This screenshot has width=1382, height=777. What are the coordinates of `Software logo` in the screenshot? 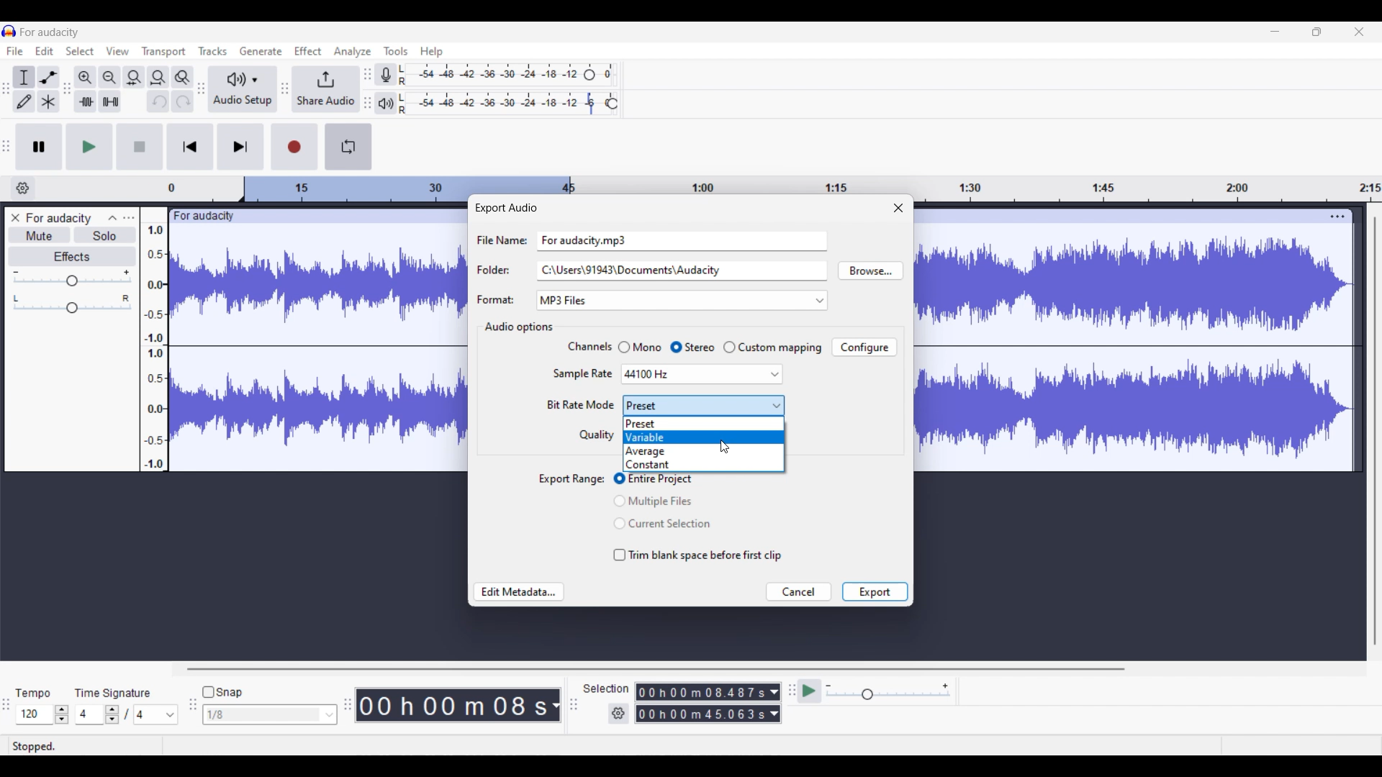 It's located at (9, 31).